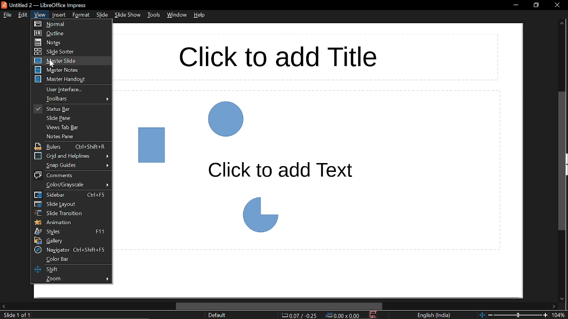 This screenshot has width=568, height=319. I want to click on File, so click(6, 16).